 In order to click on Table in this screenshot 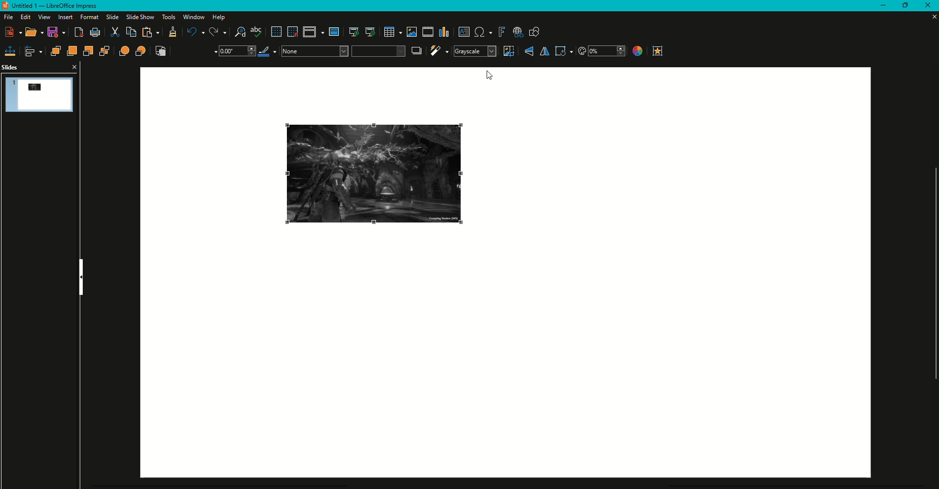, I will do `click(392, 32)`.